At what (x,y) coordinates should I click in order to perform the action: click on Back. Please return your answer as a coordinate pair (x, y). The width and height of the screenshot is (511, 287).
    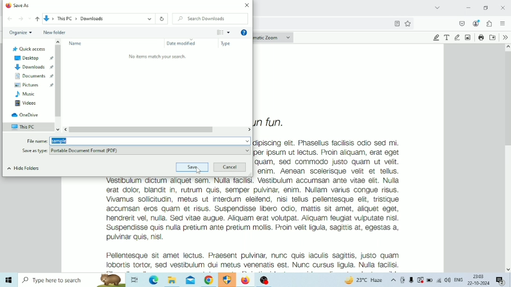
    Looking at the image, I should click on (10, 18).